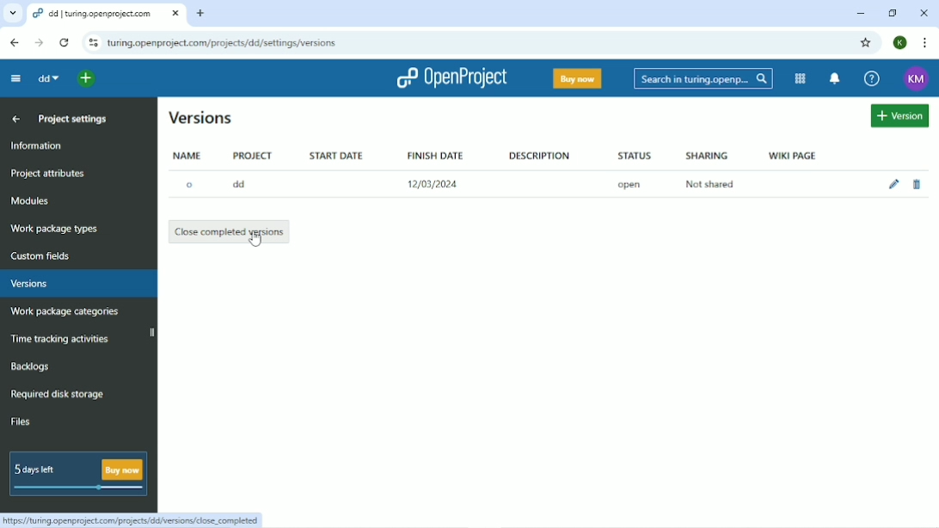 The image size is (939, 528). What do you see at coordinates (63, 41) in the screenshot?
I see `reload` at bounding box center [63, 41].